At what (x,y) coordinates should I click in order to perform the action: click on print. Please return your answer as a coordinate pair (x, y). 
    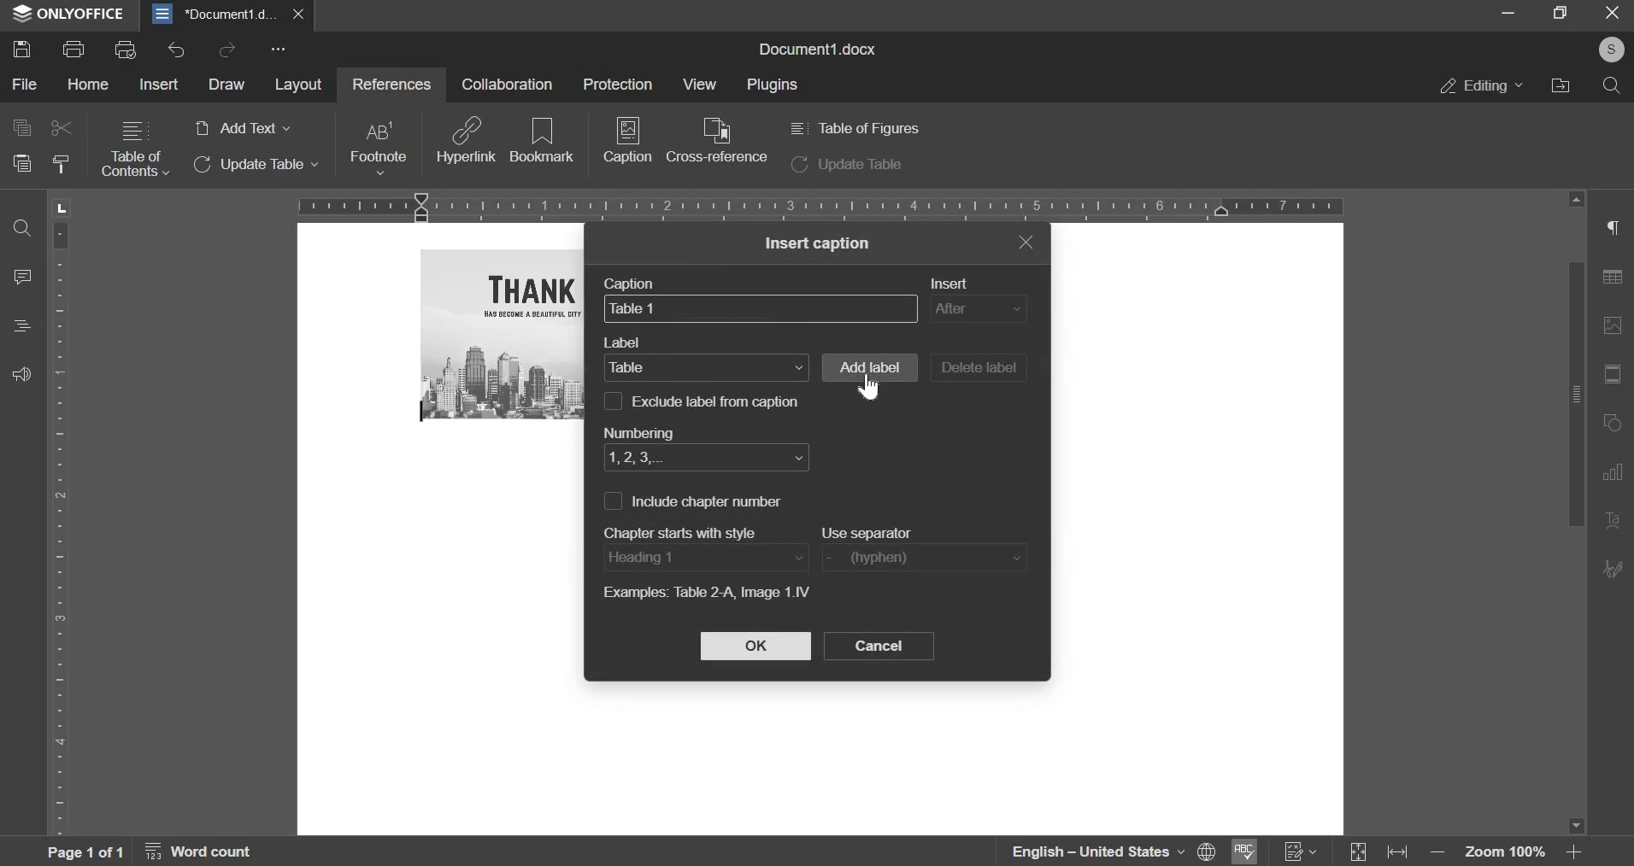
    Looking at the image, I should click on (73, 47).